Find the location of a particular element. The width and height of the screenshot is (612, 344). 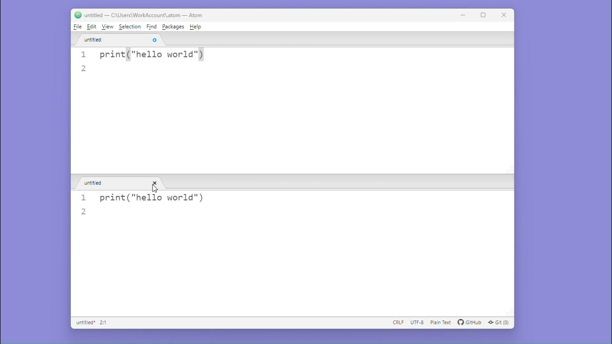

minimise is located at coordinates (466, 14).